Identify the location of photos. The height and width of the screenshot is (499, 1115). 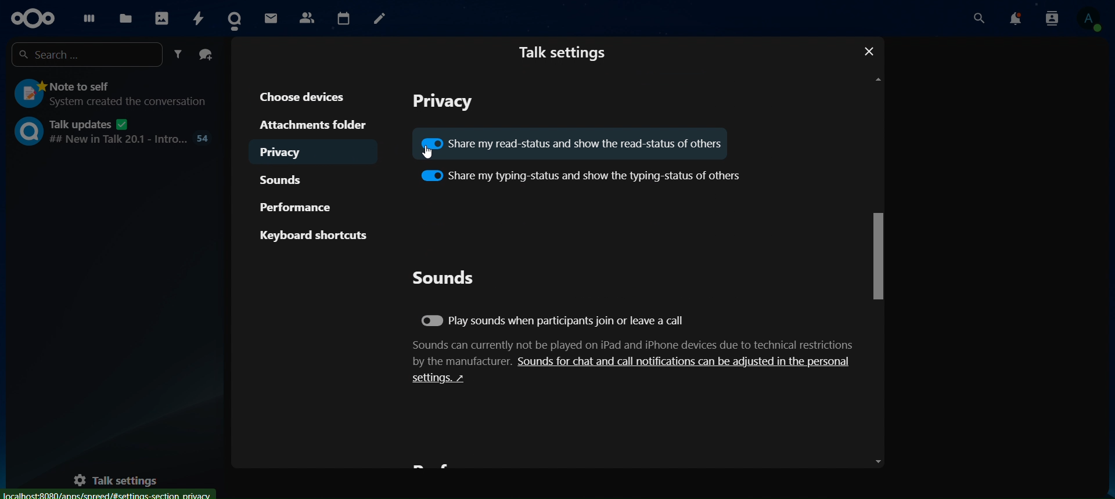
(161, 17).